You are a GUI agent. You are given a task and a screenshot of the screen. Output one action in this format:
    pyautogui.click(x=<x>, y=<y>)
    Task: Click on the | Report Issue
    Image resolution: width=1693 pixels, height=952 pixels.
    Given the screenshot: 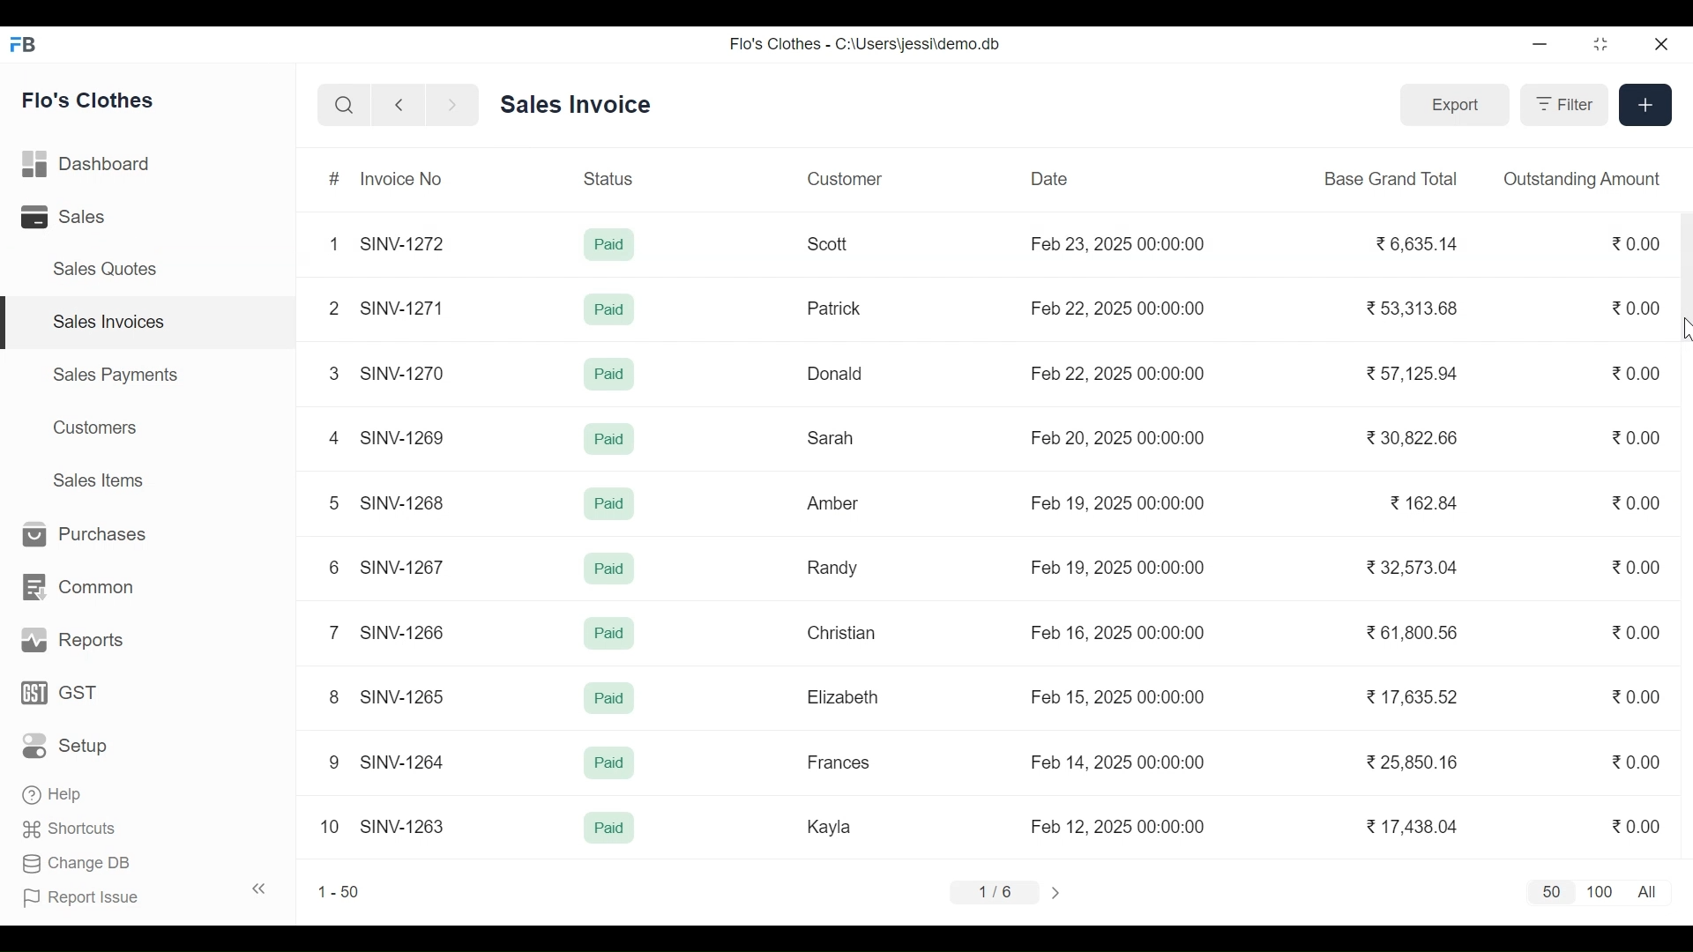 What is the action you would take?
    pyautogui.click(x=146, y=895)
    